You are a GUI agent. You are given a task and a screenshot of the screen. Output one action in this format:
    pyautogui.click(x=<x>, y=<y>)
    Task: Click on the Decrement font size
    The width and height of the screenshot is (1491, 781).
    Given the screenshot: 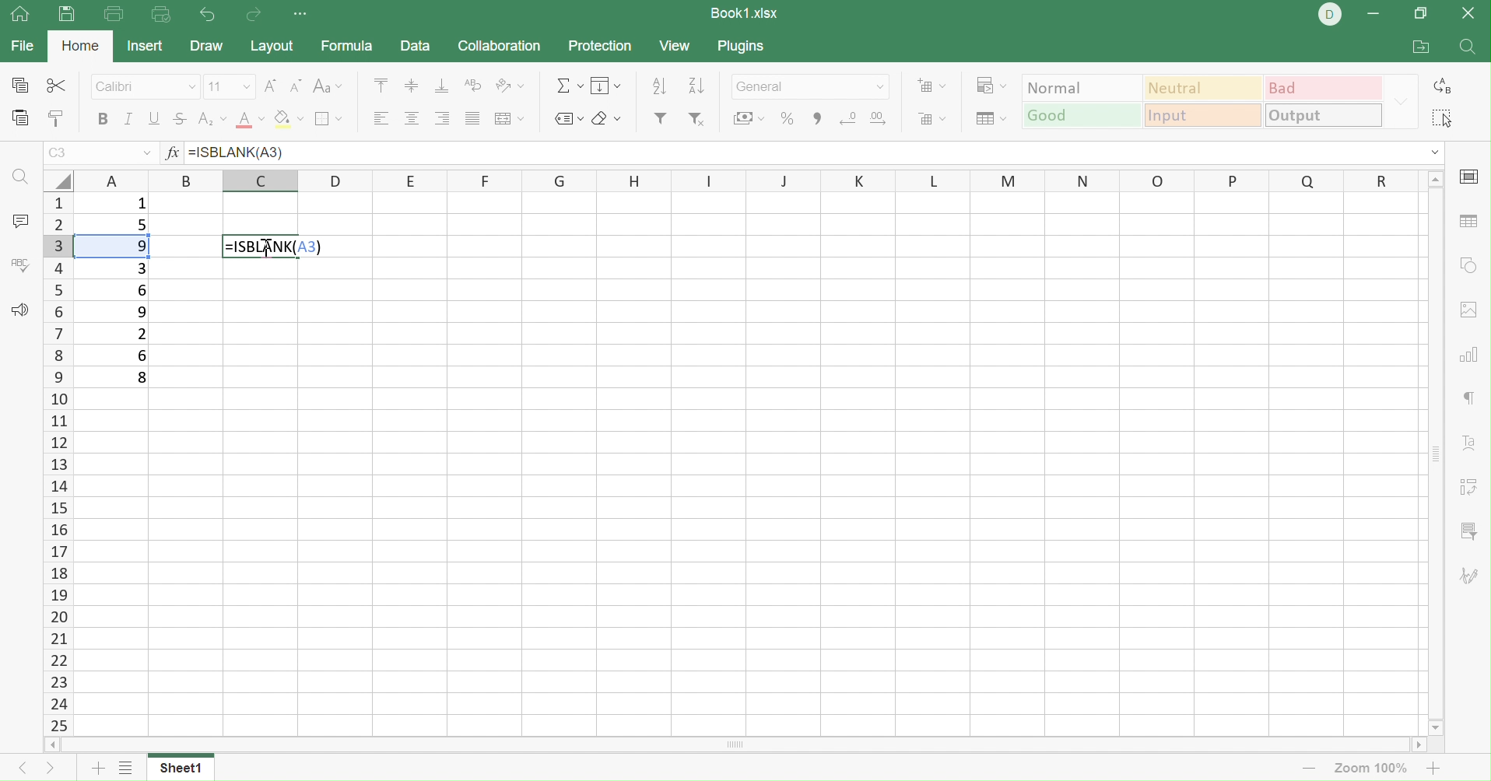 What is the action you would take?
    pyautogui.click(x=296, y=86)
    